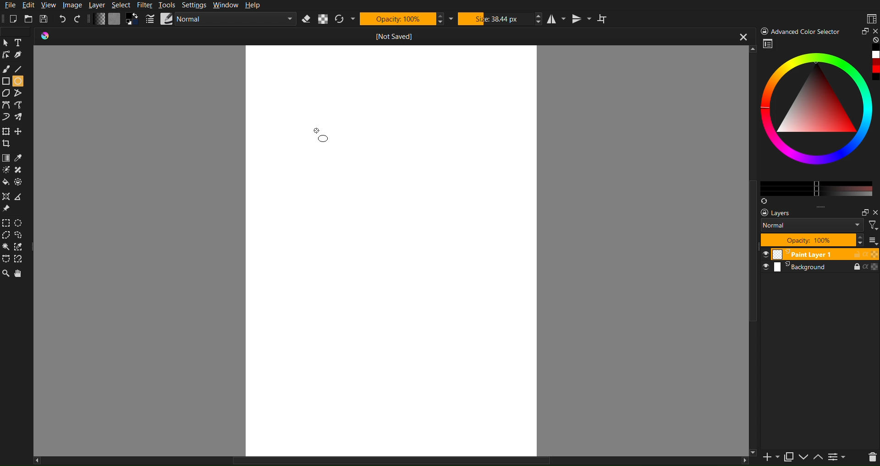  Describe the element at coordinates (5, 196) in the screenshot. I see `Shape` at that location.